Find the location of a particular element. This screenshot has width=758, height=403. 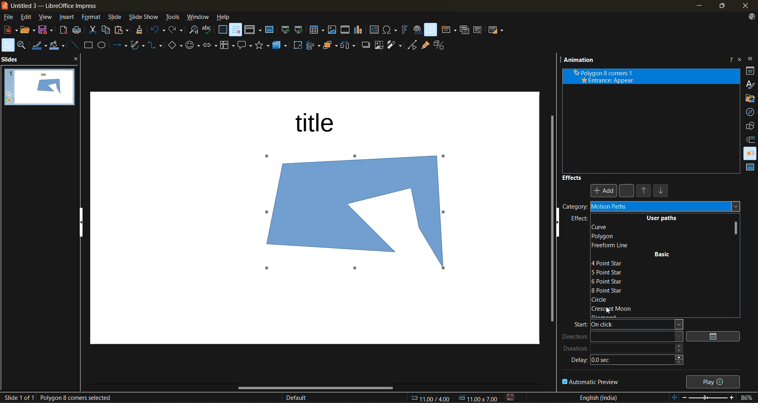

stars and banners is located at coordinates (263, 45).